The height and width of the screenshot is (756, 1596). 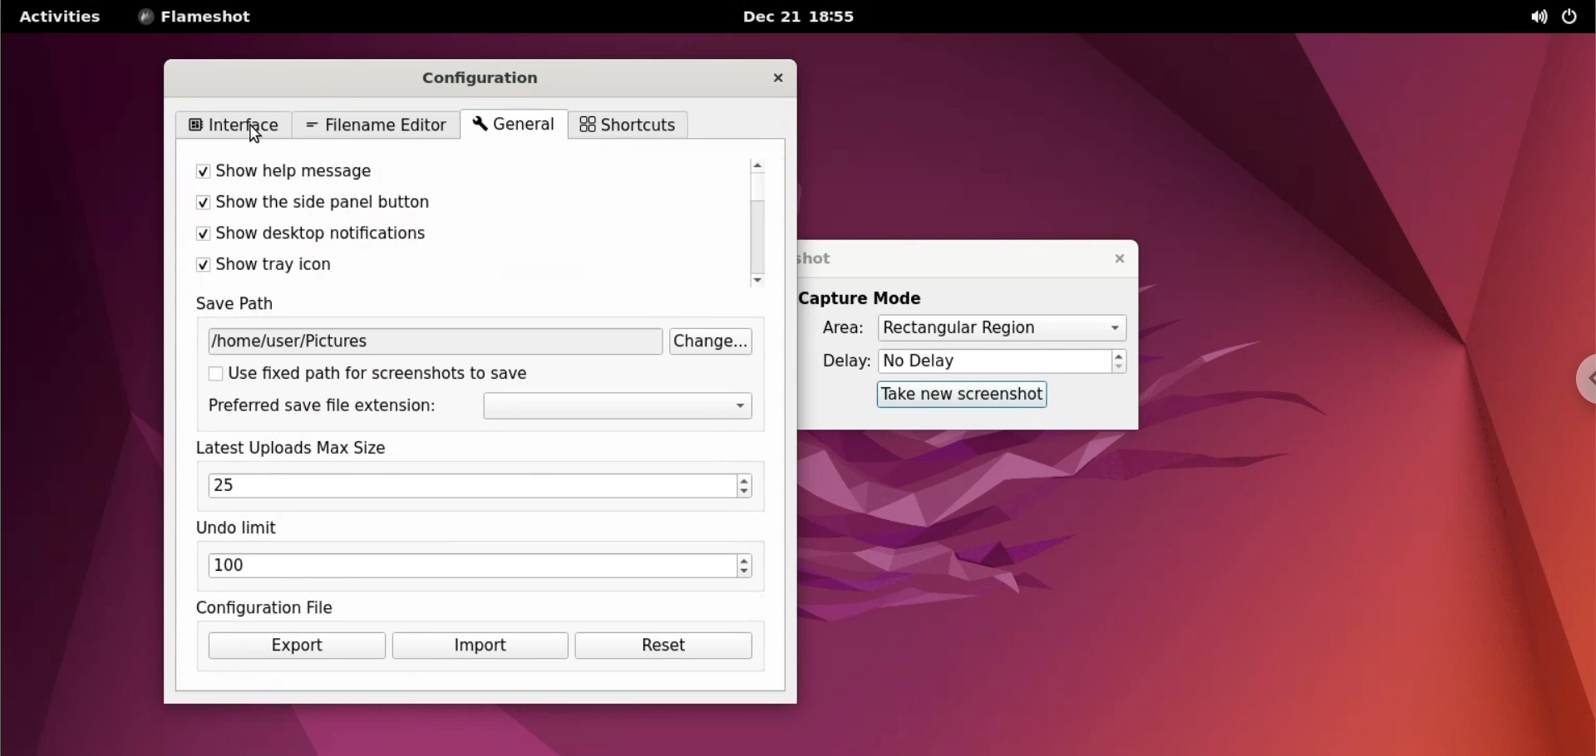 I want to click on /home/user/Pictures, so click(x=344, y=342).